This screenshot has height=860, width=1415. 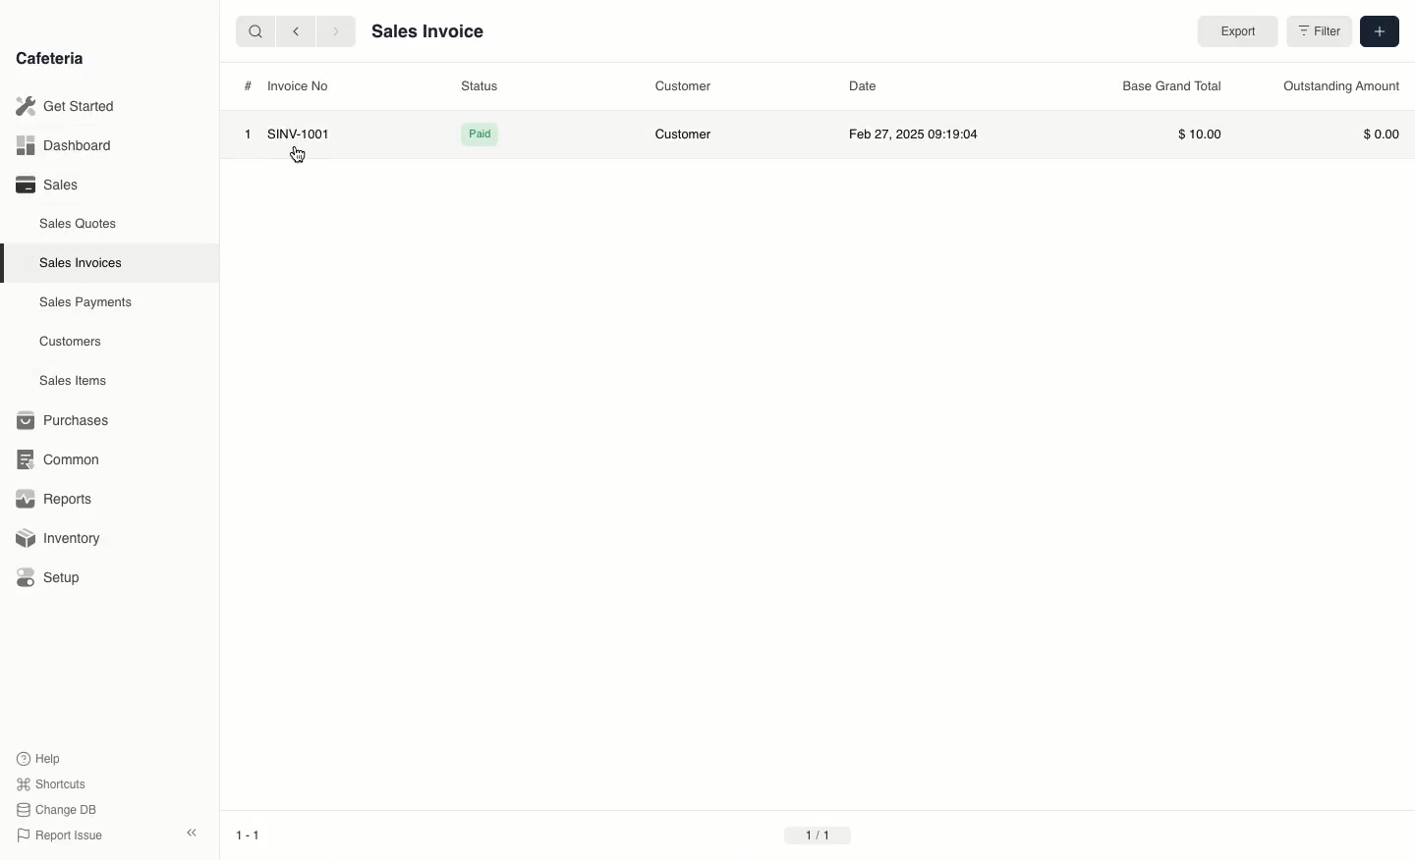 What do you see at coordinates (81, 264) in the screenshot?
I see `Sales Invoices` at bounding box center [81, 264].